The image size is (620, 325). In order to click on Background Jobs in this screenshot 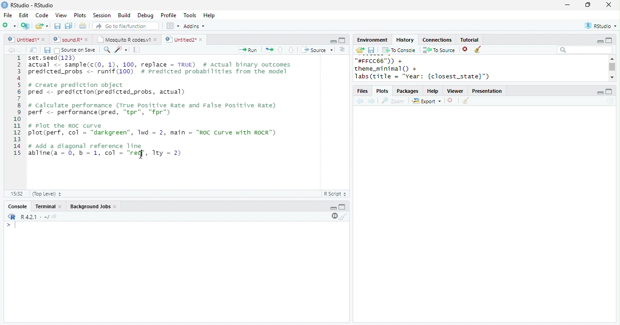, I will do `click(90, 206)`.